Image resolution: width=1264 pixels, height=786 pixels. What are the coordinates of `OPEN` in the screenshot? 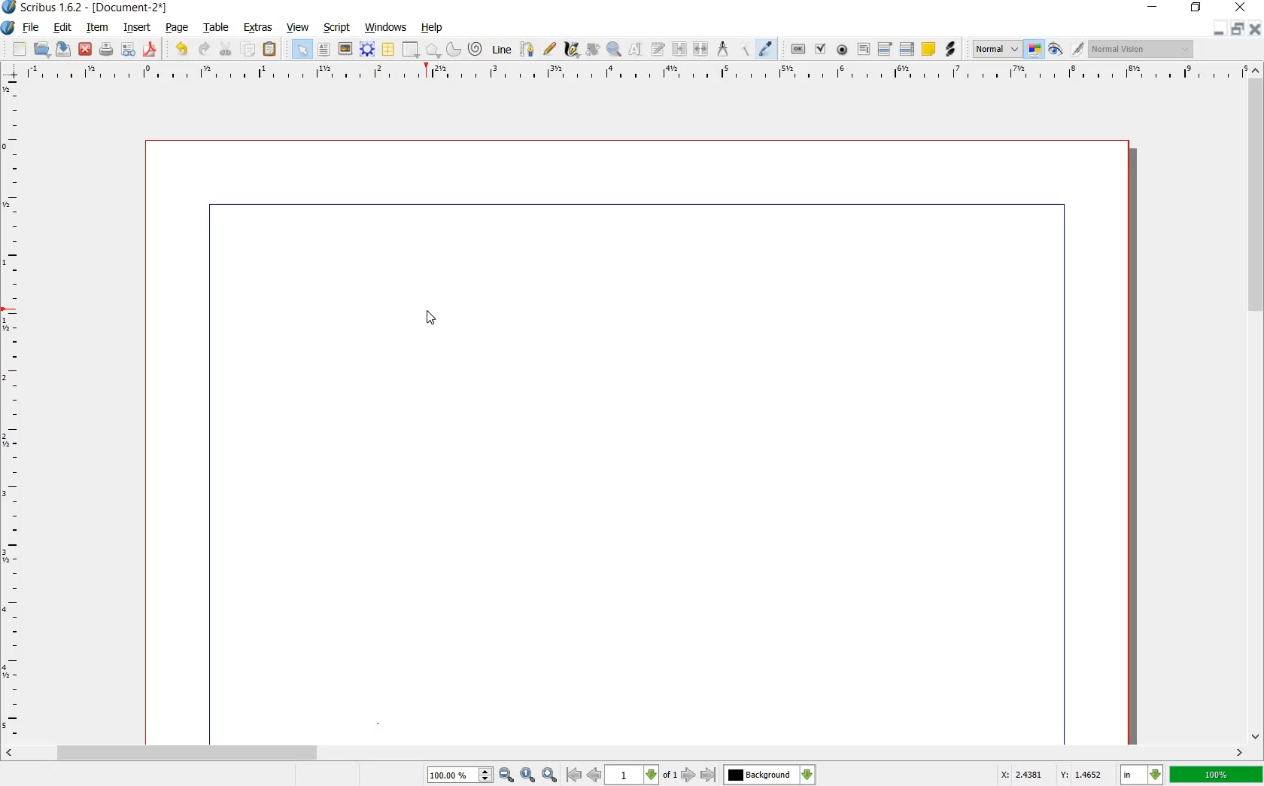 It's located at (42, 50).